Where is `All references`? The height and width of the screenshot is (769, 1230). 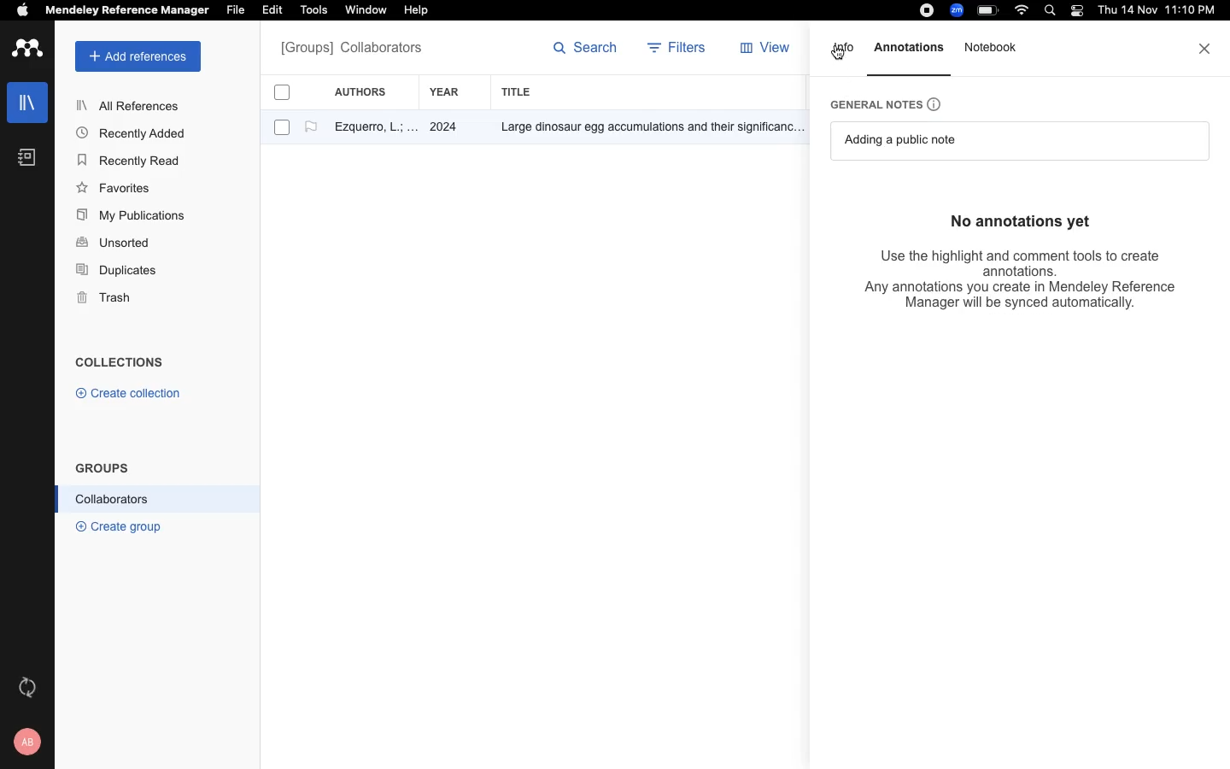 All references is located at coordinates (351, 50).